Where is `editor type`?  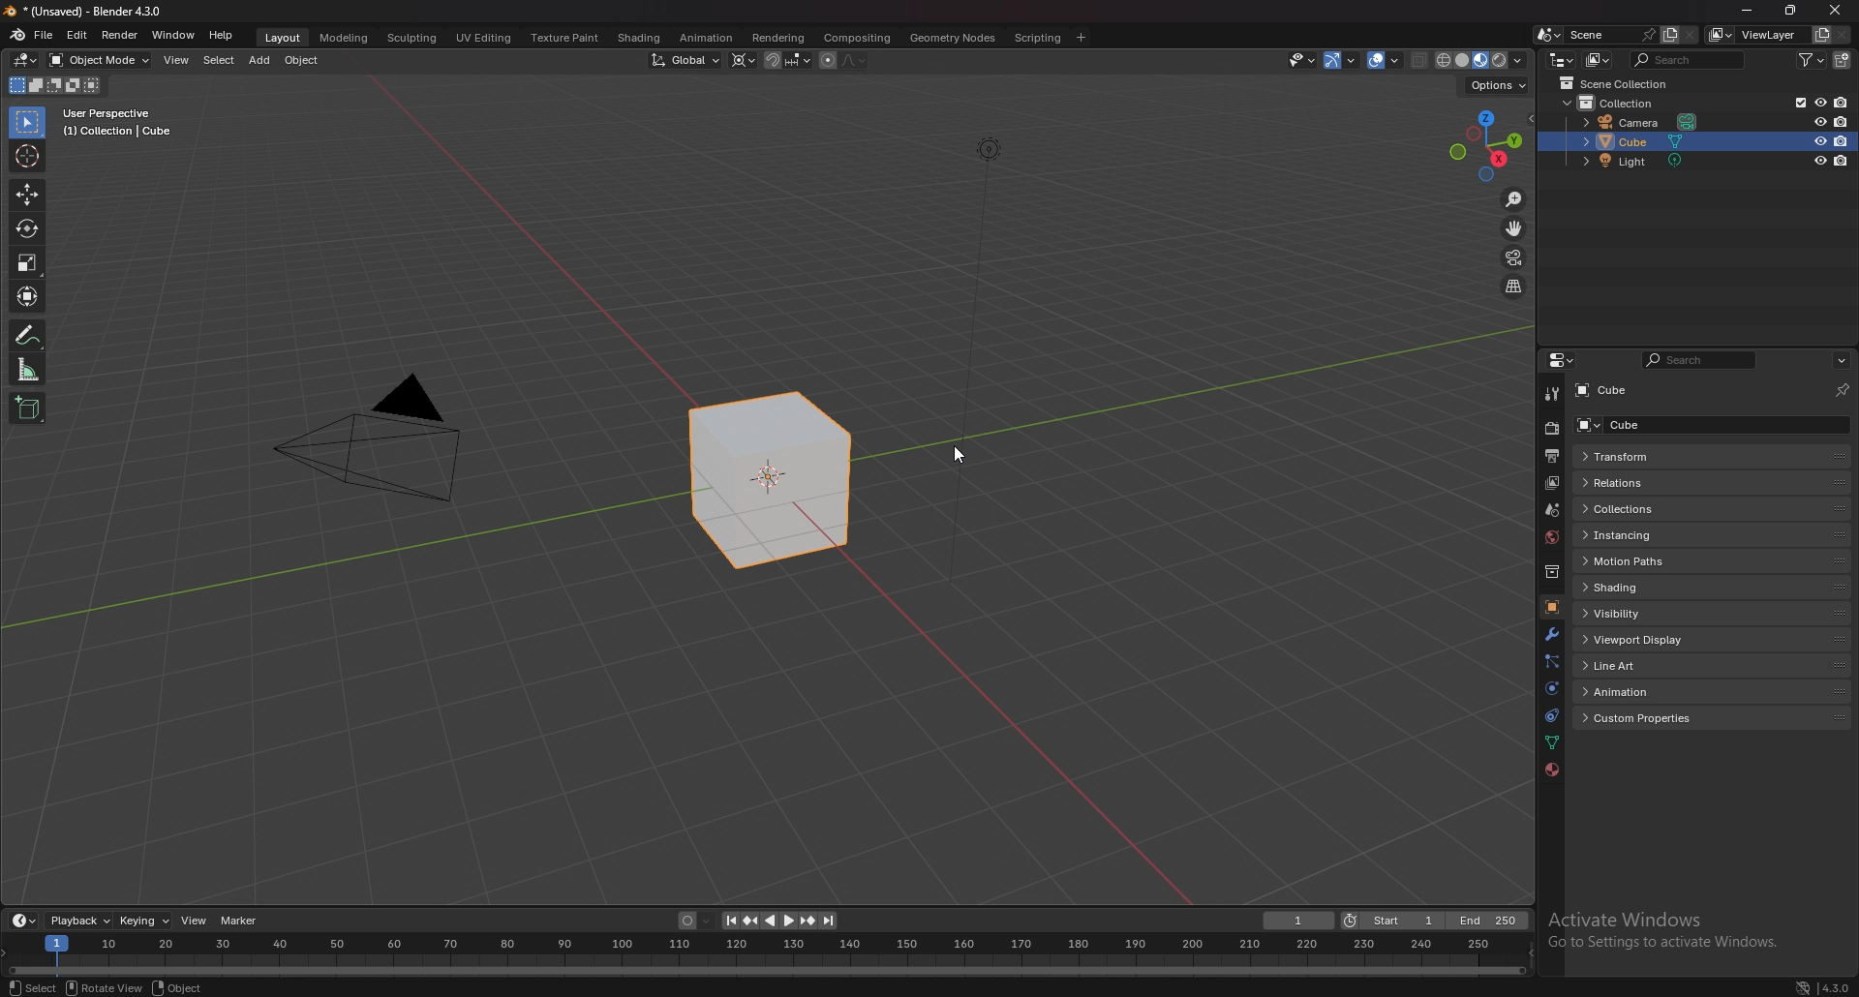
editor type is located at coordinates (1561, 60).